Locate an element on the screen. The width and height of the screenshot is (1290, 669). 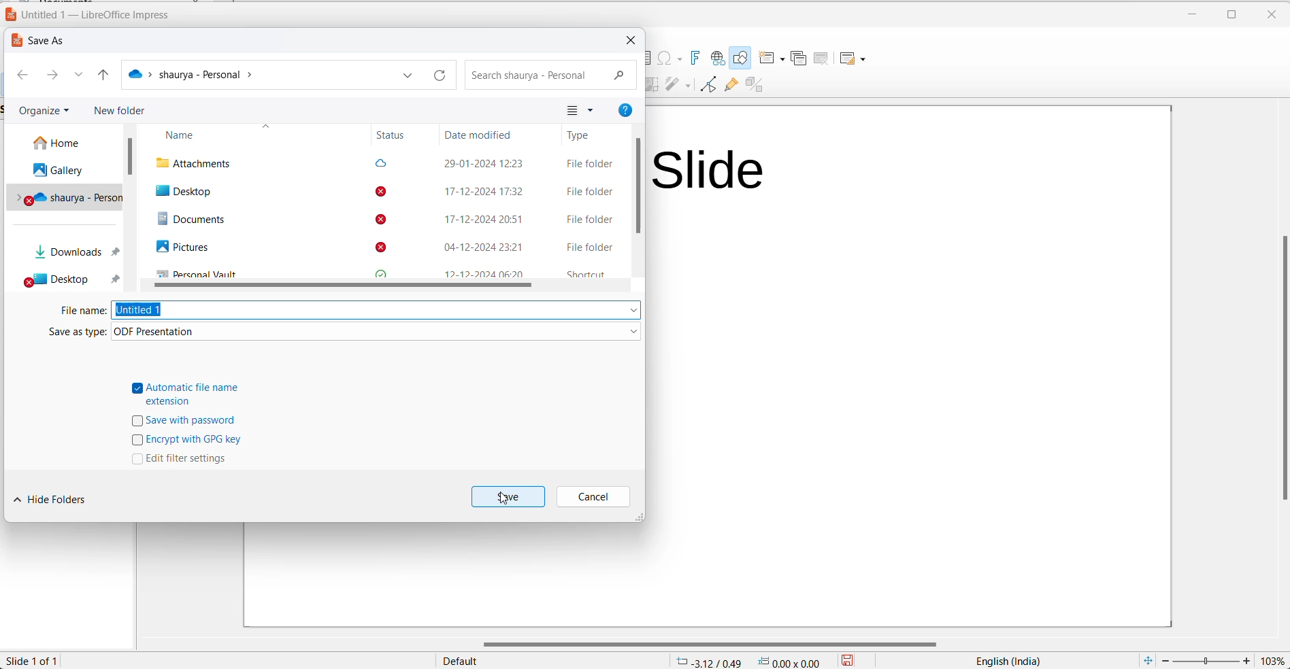
go forward is located at coordinates (50, 75).